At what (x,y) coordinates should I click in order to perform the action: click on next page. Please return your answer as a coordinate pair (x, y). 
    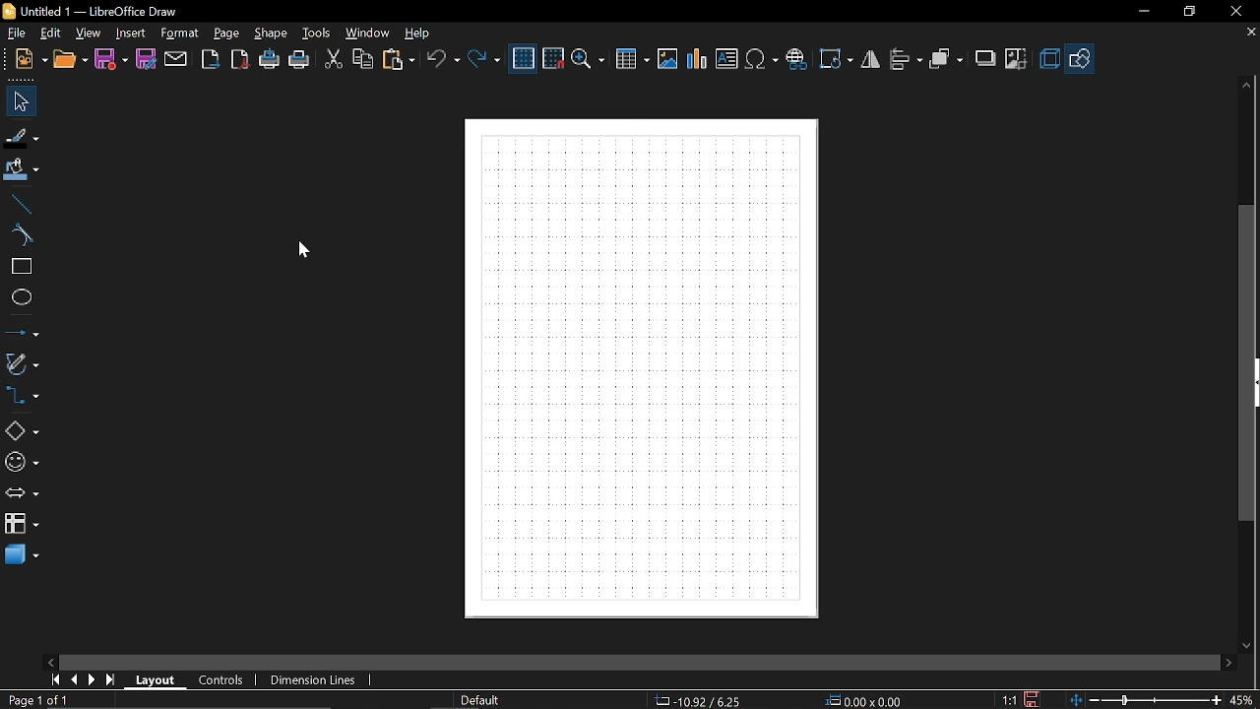
    Looking at the image, I should click on (93, 681).